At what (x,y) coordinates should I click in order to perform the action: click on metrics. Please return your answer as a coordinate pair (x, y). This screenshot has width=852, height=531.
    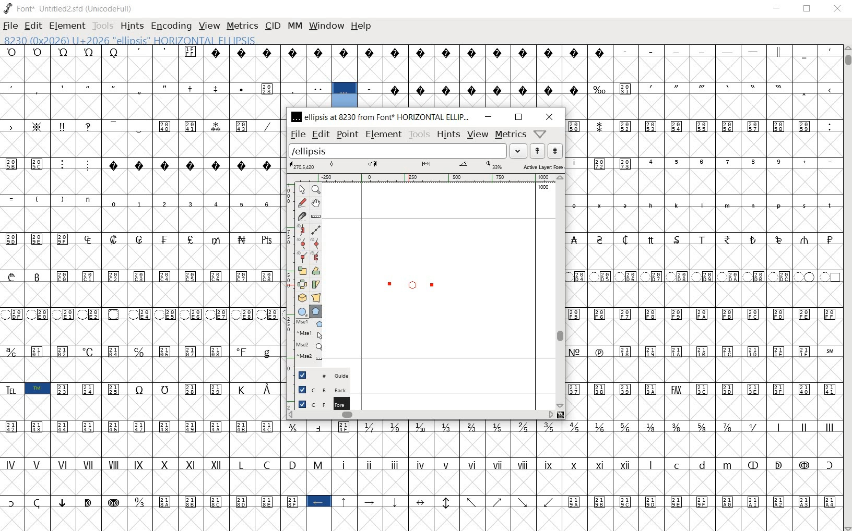
    Looking at the image, I should click on (509, 136).